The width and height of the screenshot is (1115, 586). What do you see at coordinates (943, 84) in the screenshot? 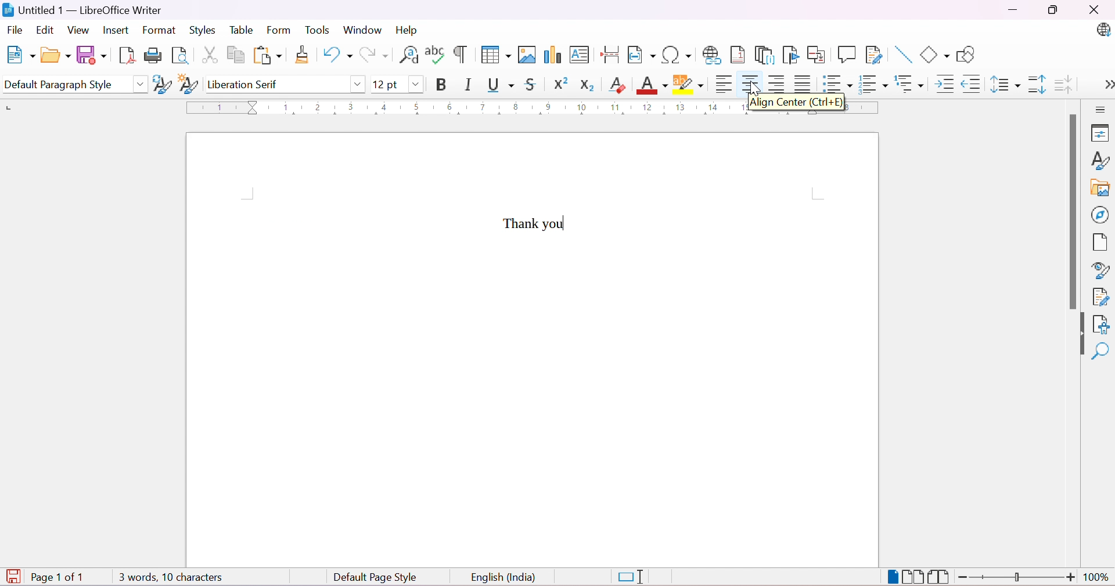
I see `Increase Indent` at bounding box center [943, 84].